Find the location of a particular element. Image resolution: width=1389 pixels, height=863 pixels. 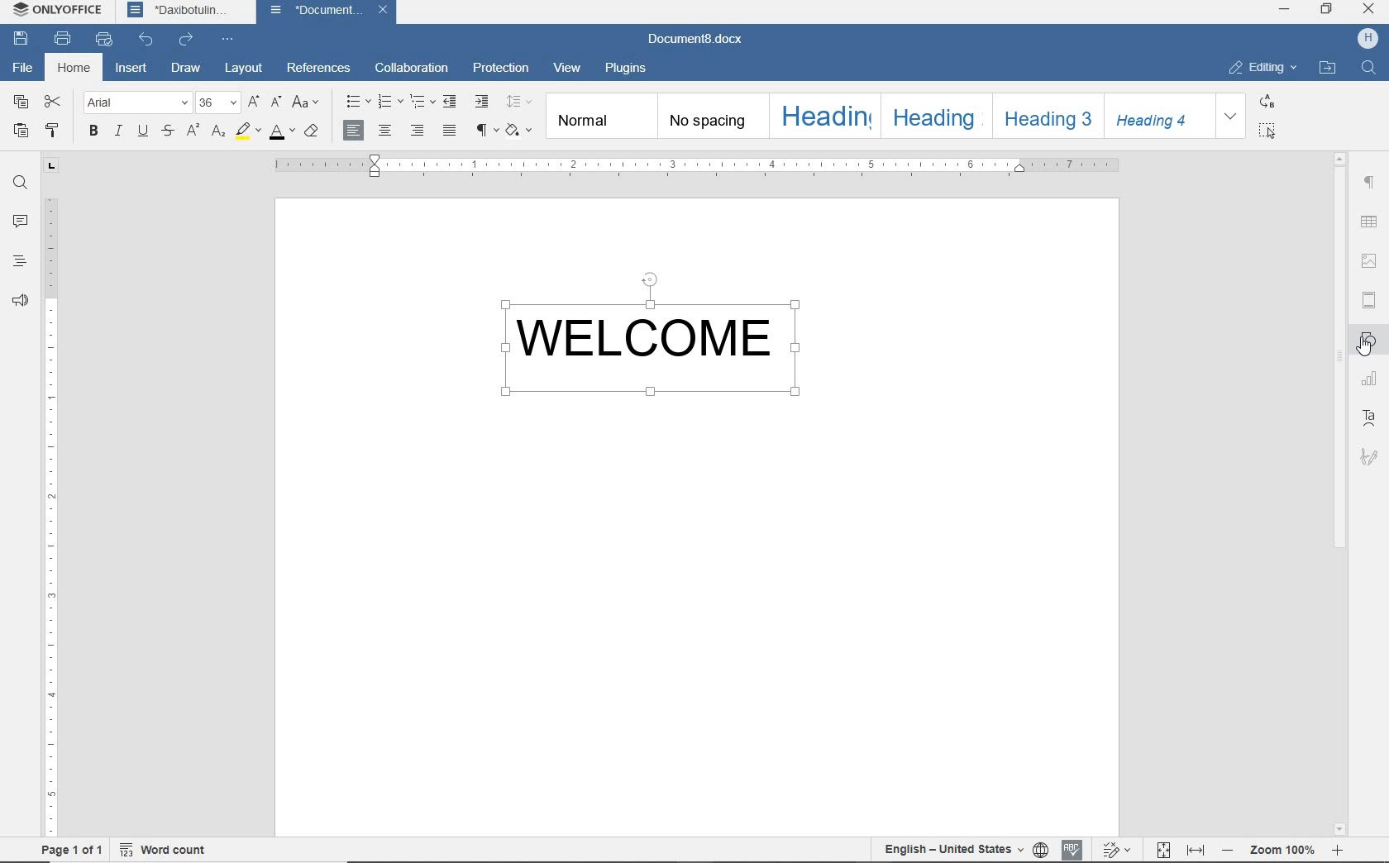

HEADING 3 is located at coordinates (1044, 116).